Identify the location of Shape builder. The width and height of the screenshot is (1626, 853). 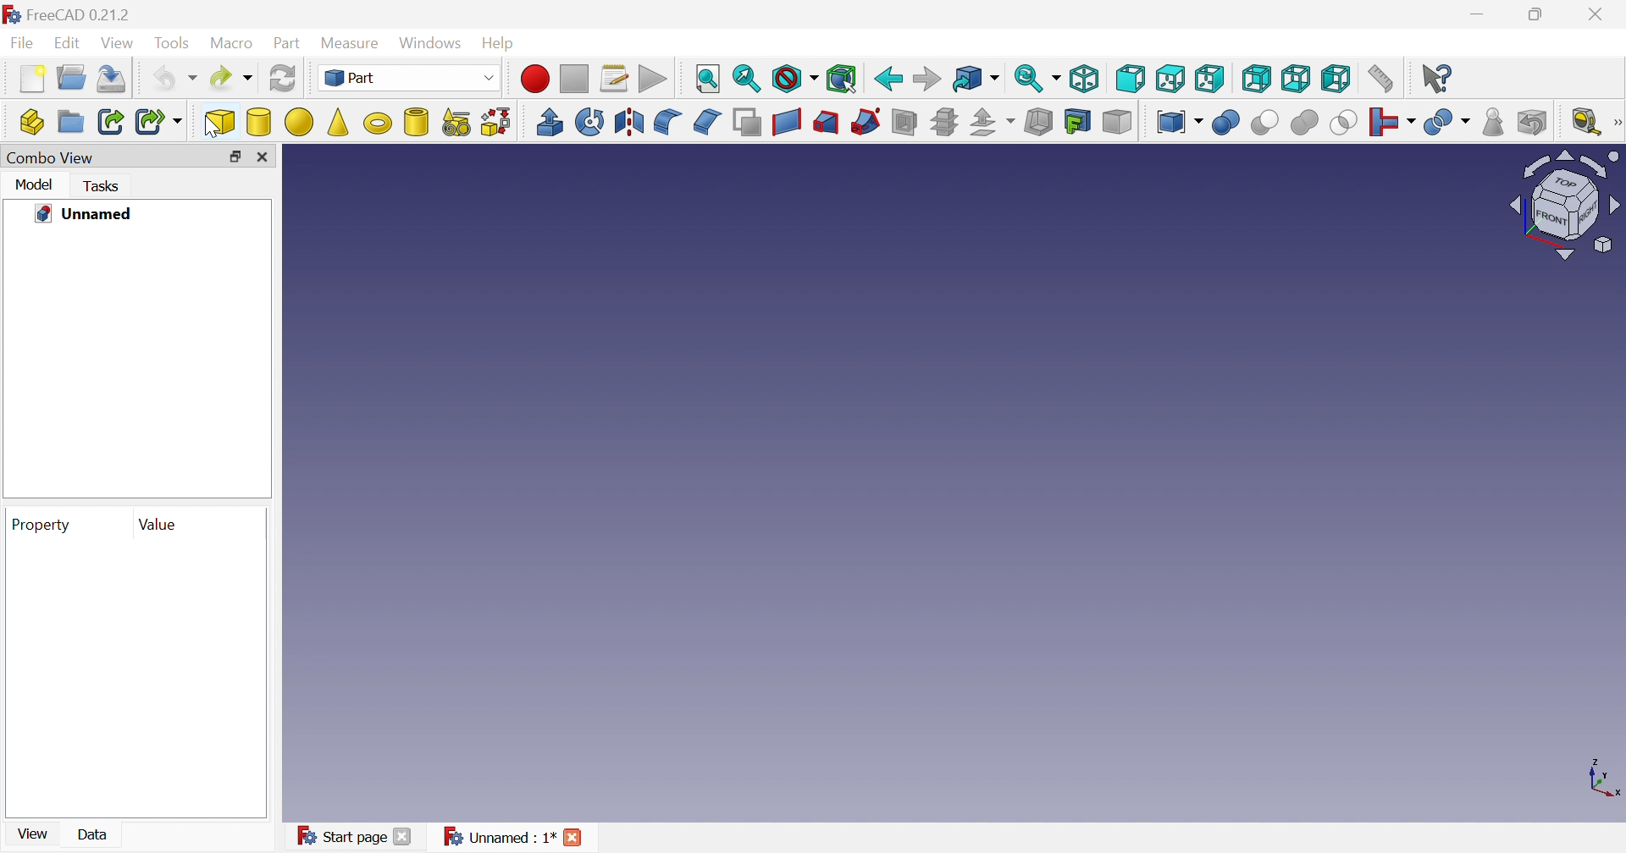
(497, 123).